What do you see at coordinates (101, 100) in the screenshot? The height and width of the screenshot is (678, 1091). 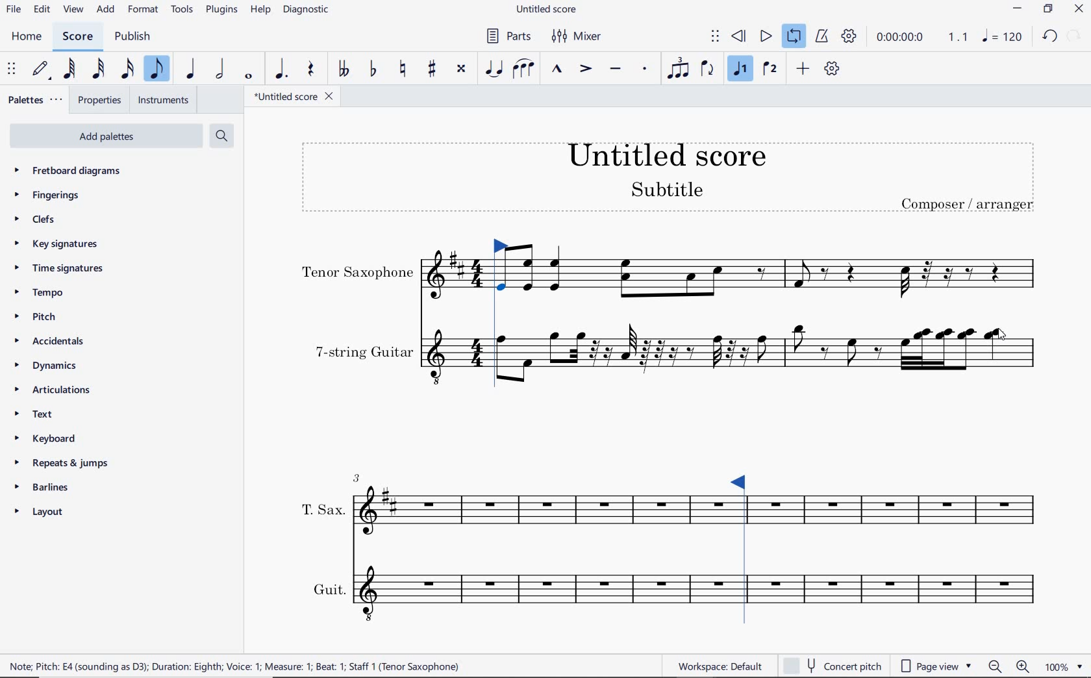 I see `PROPERTIES` at bounding box center [101, 100].